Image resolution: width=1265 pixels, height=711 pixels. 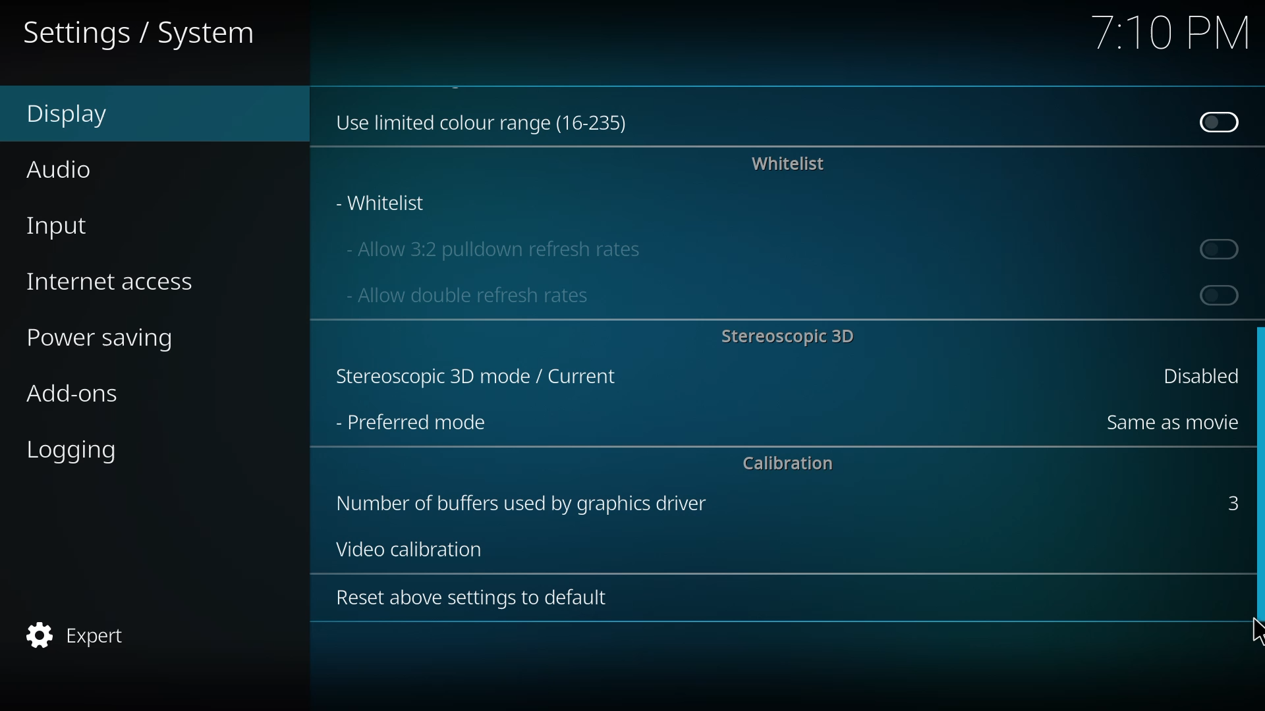 I want to click on time, so click(x=1168, y=34).